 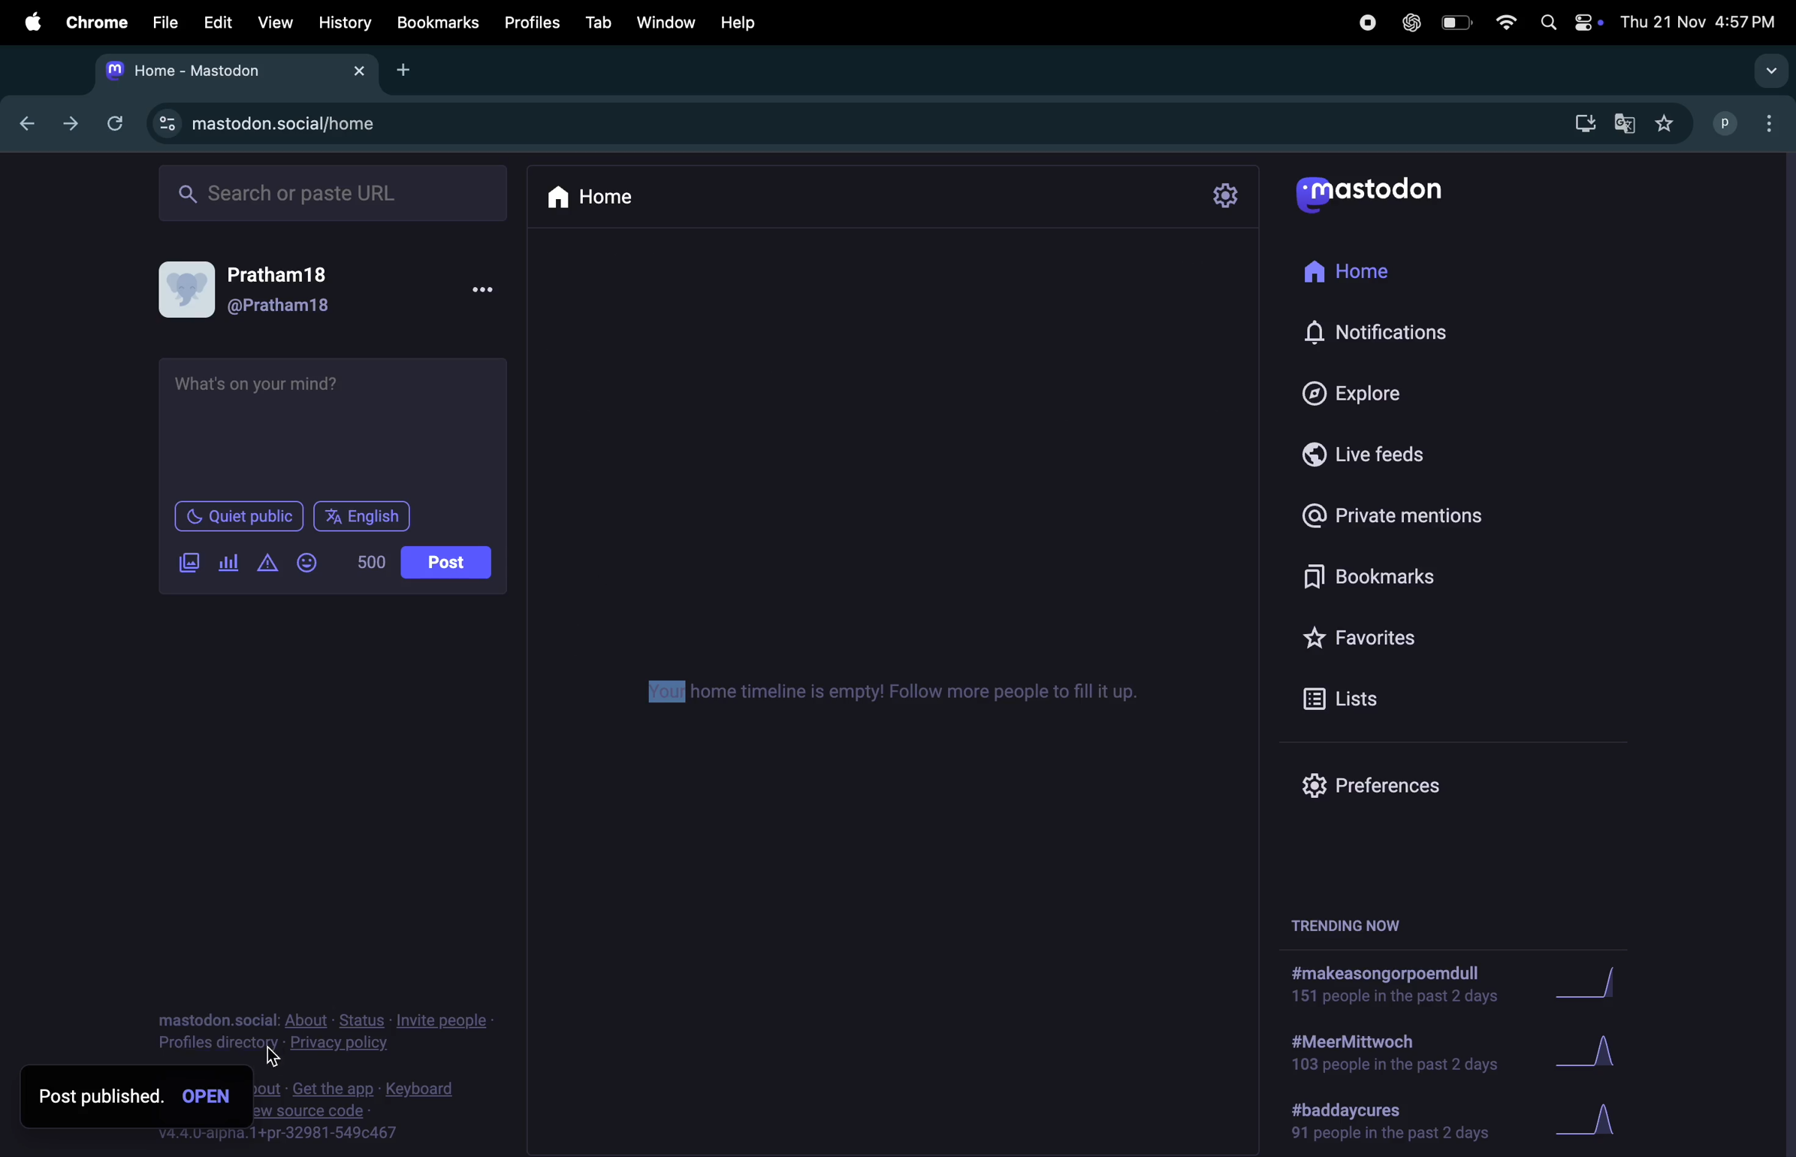 I want to click on smiley, so click(x=310, y=564).